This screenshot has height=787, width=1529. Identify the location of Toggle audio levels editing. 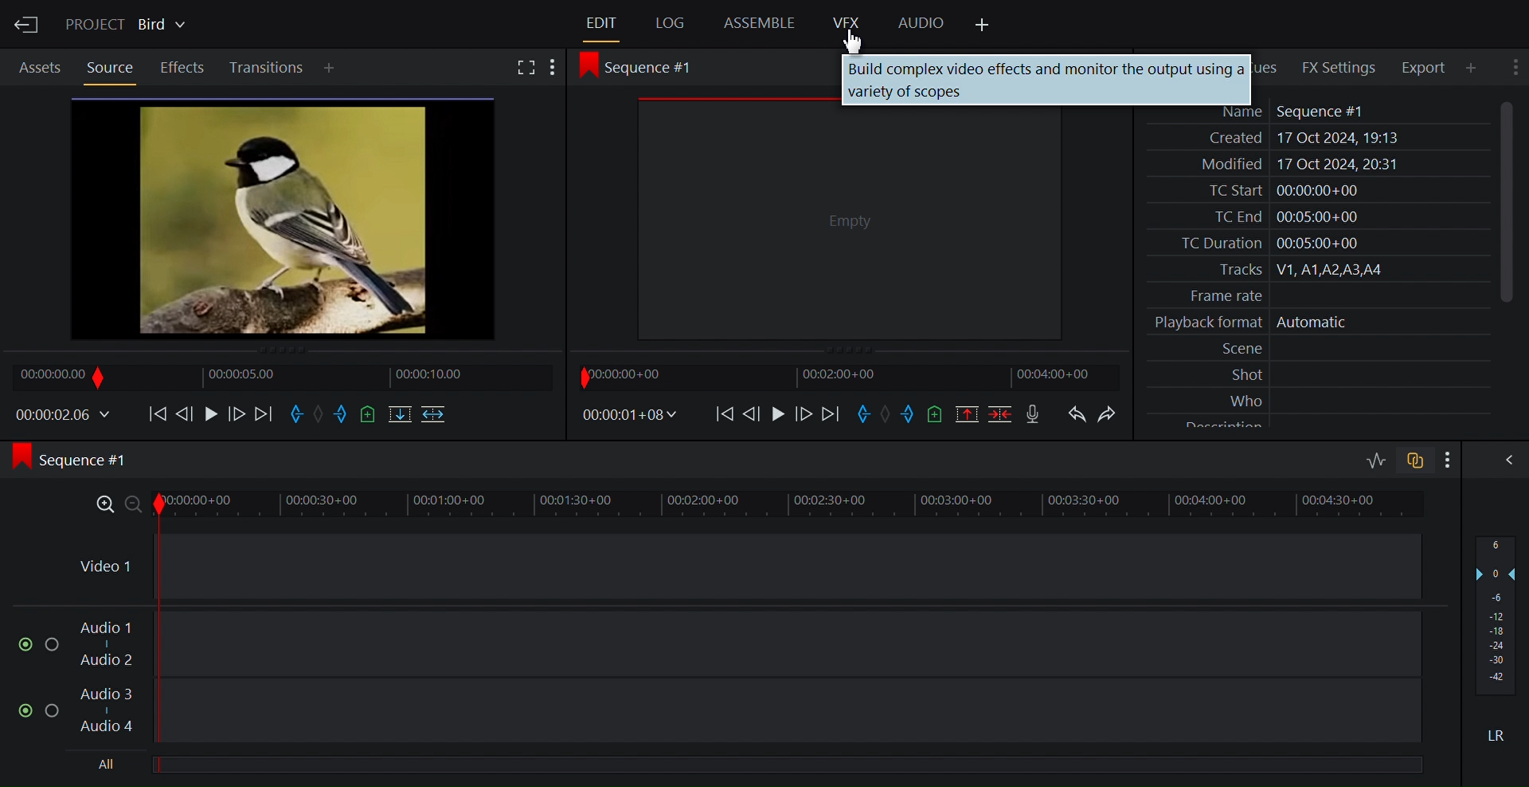
(1375, 460).